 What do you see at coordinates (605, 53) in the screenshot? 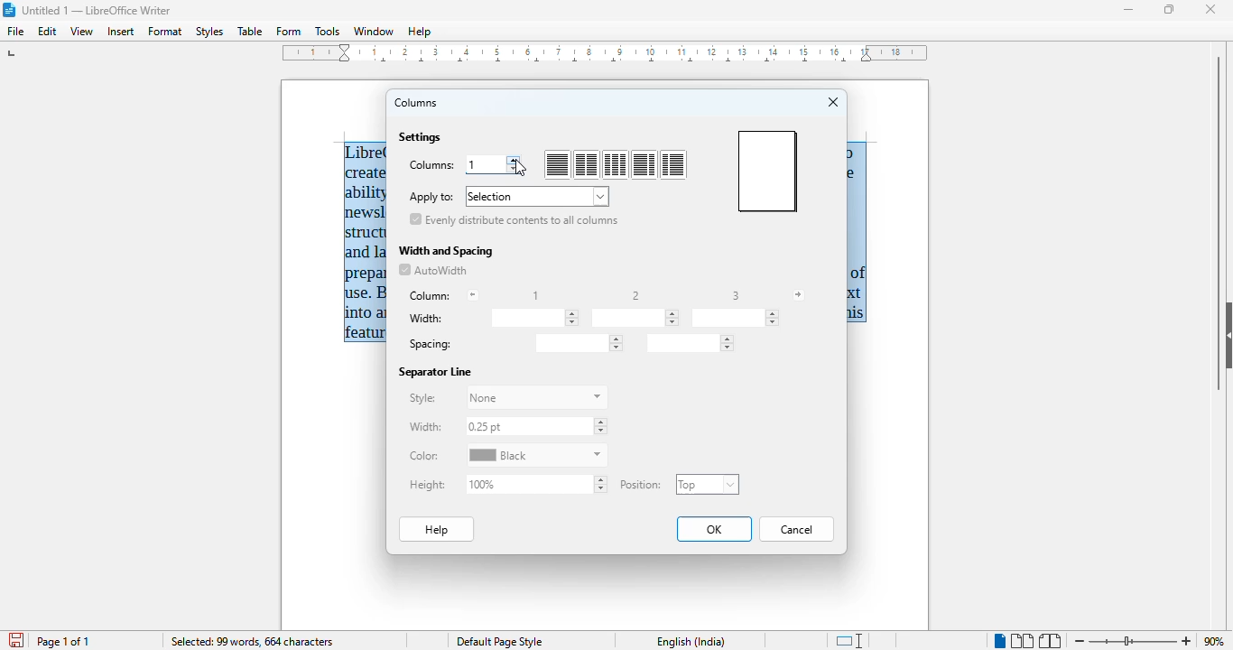
I see `ruler` at bounding box center [605, 53].